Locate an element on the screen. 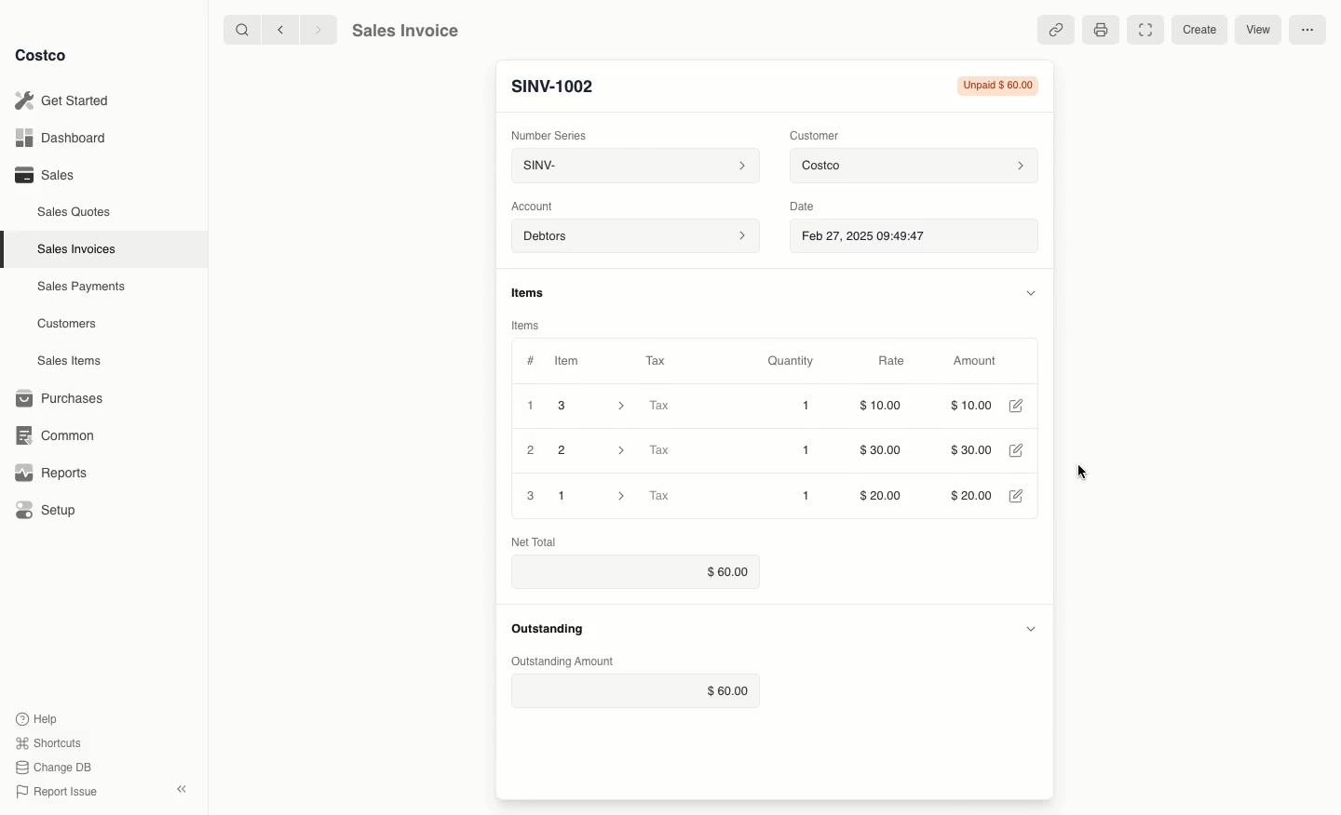  $20.00 is located at coordinates (967, 494).